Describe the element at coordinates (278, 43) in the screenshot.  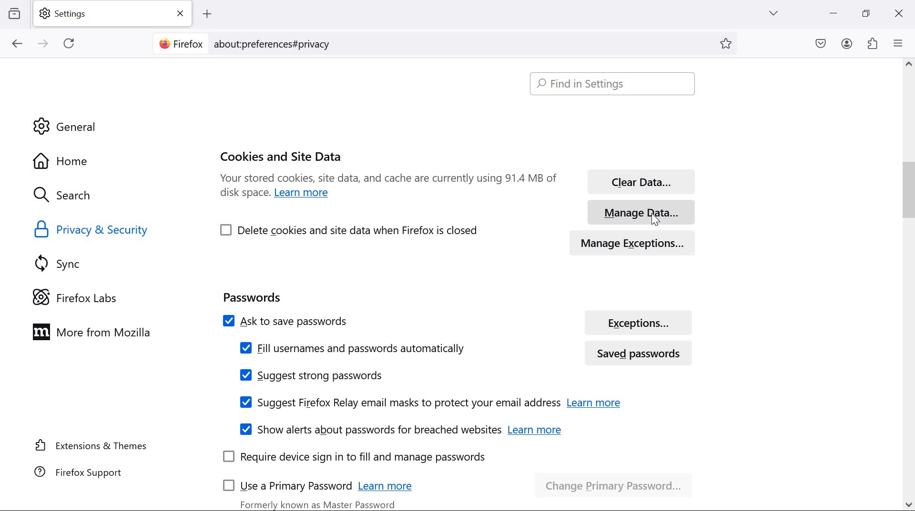
I see `about:preferences#privacy` at that location.